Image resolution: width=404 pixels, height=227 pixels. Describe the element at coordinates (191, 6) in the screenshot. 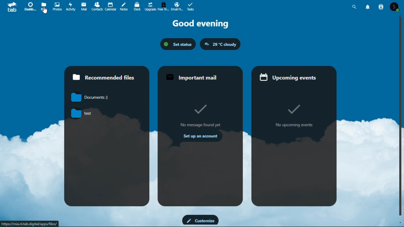

I see `Tasks` at that location.